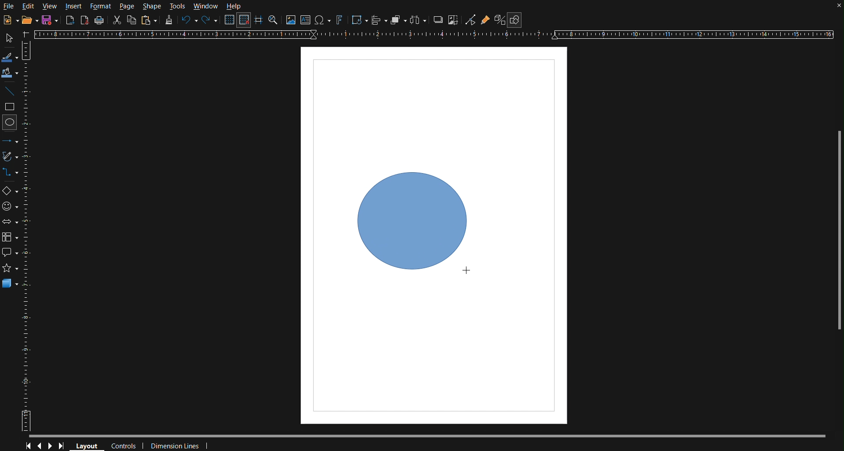  Describe the element at coordinates (13, 284) in the screenshot. I see `3D Objects` at that location.